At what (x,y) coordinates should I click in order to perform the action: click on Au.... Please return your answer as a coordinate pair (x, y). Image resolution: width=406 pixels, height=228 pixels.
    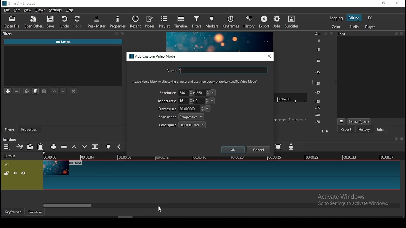
    Looking at the image, I should click on (317, 34).